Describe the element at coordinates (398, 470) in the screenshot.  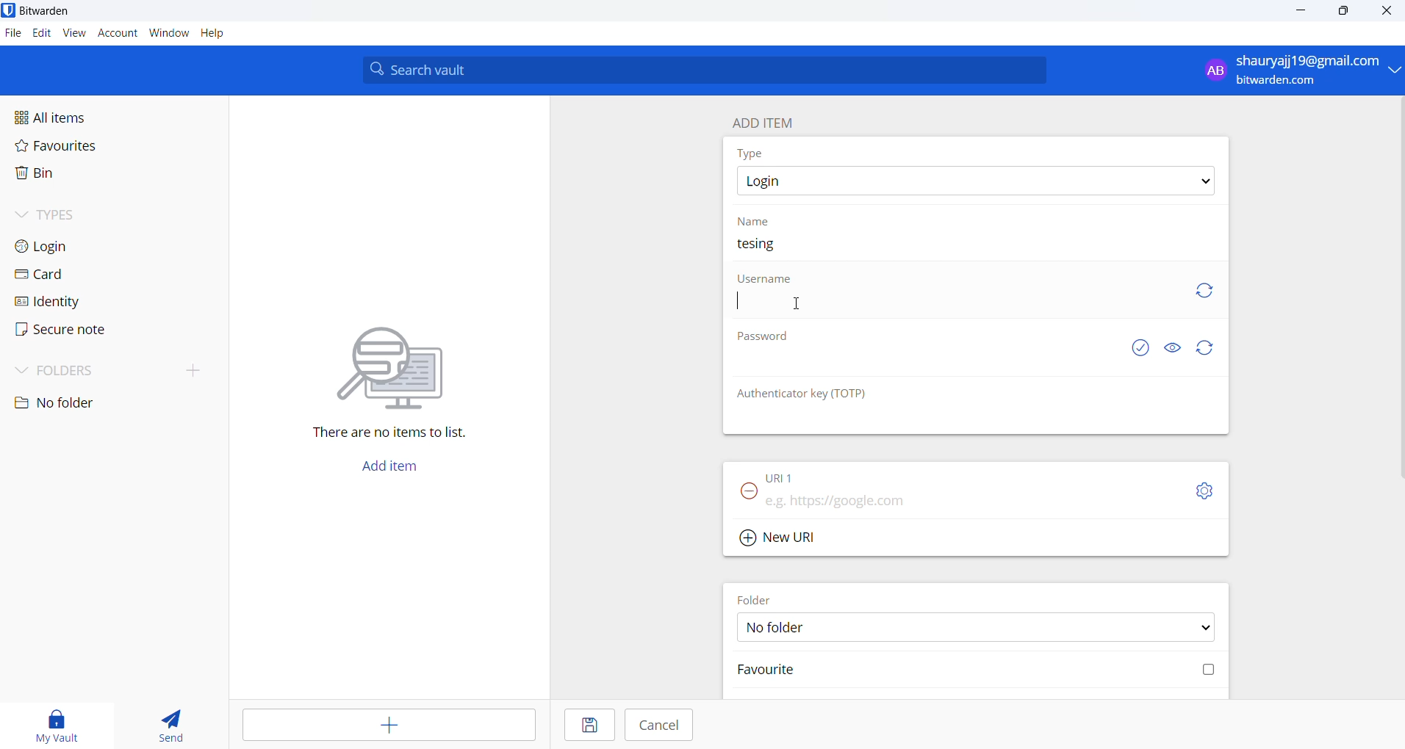
I see `add item button` at that location.